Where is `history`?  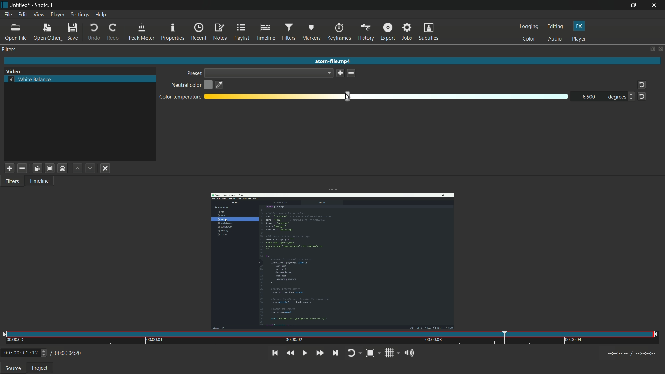
history is located at coordinates (366, 31).